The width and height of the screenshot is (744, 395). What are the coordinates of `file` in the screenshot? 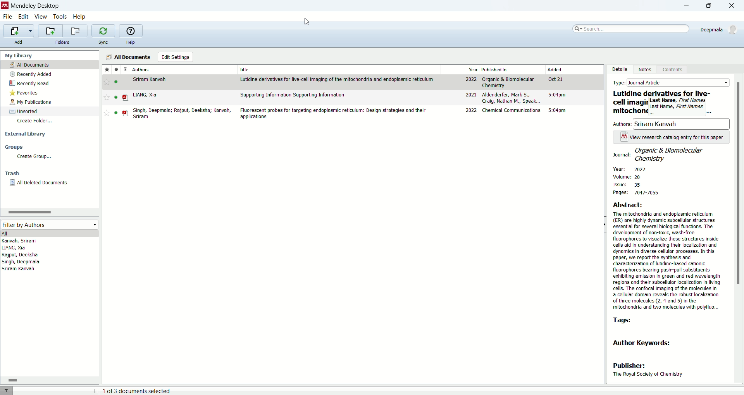 It's located at (9, 17).